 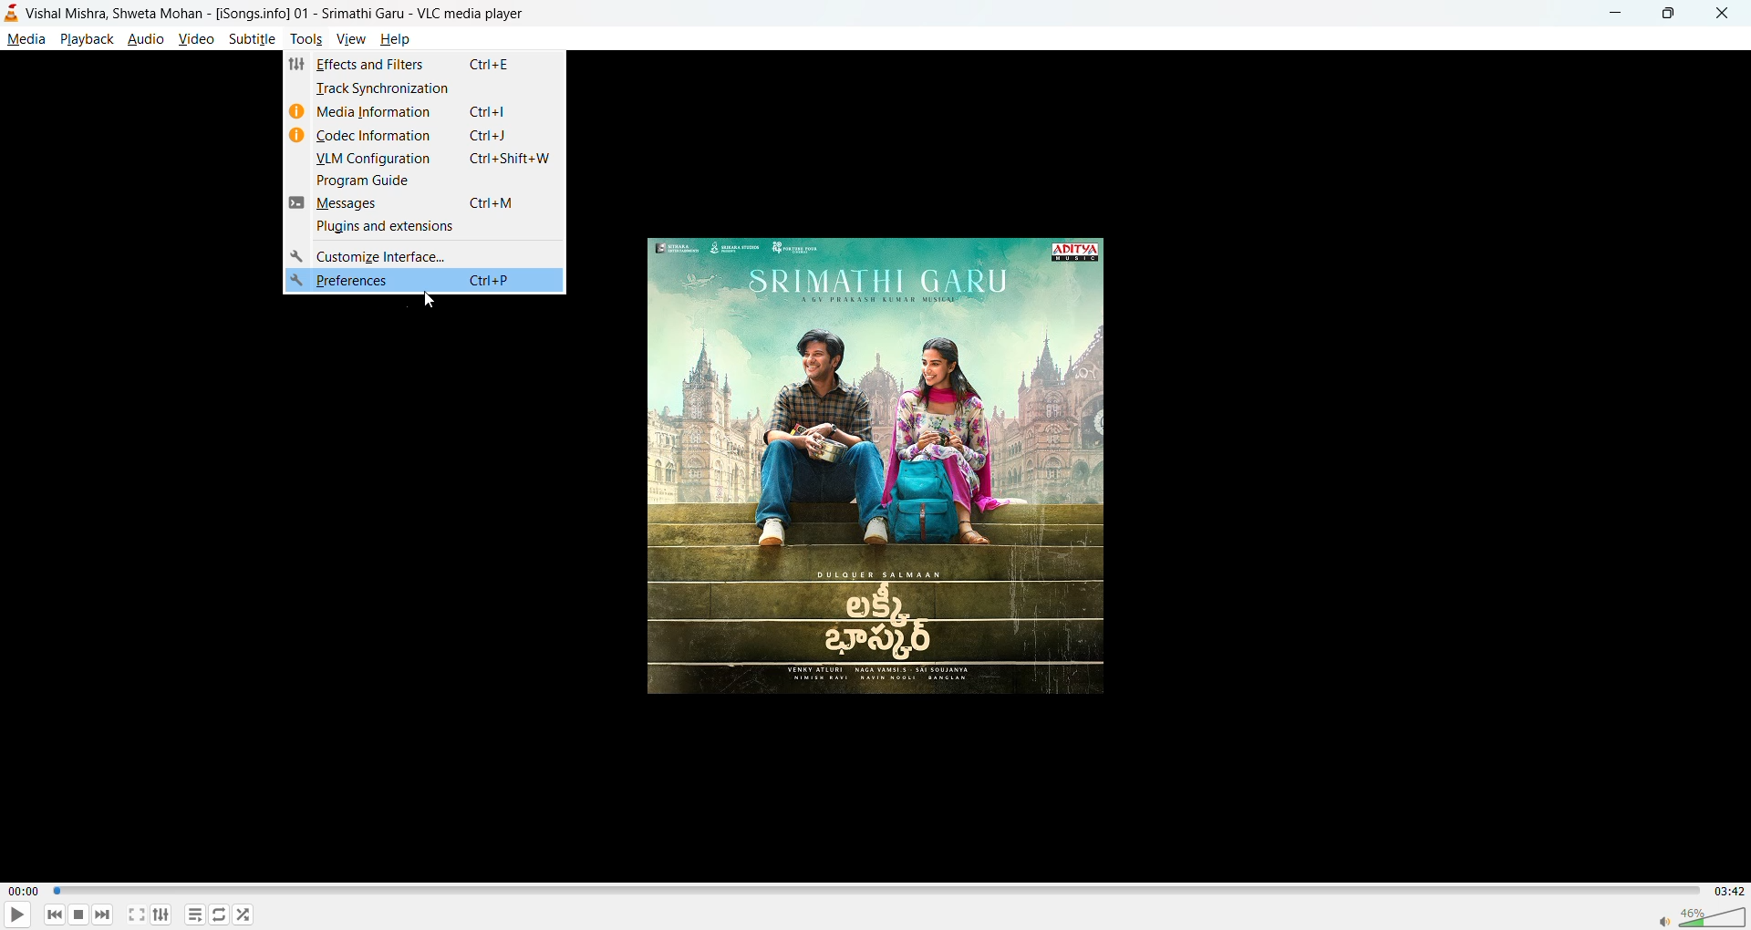 I want to click on video, so click(x=198, y=38).